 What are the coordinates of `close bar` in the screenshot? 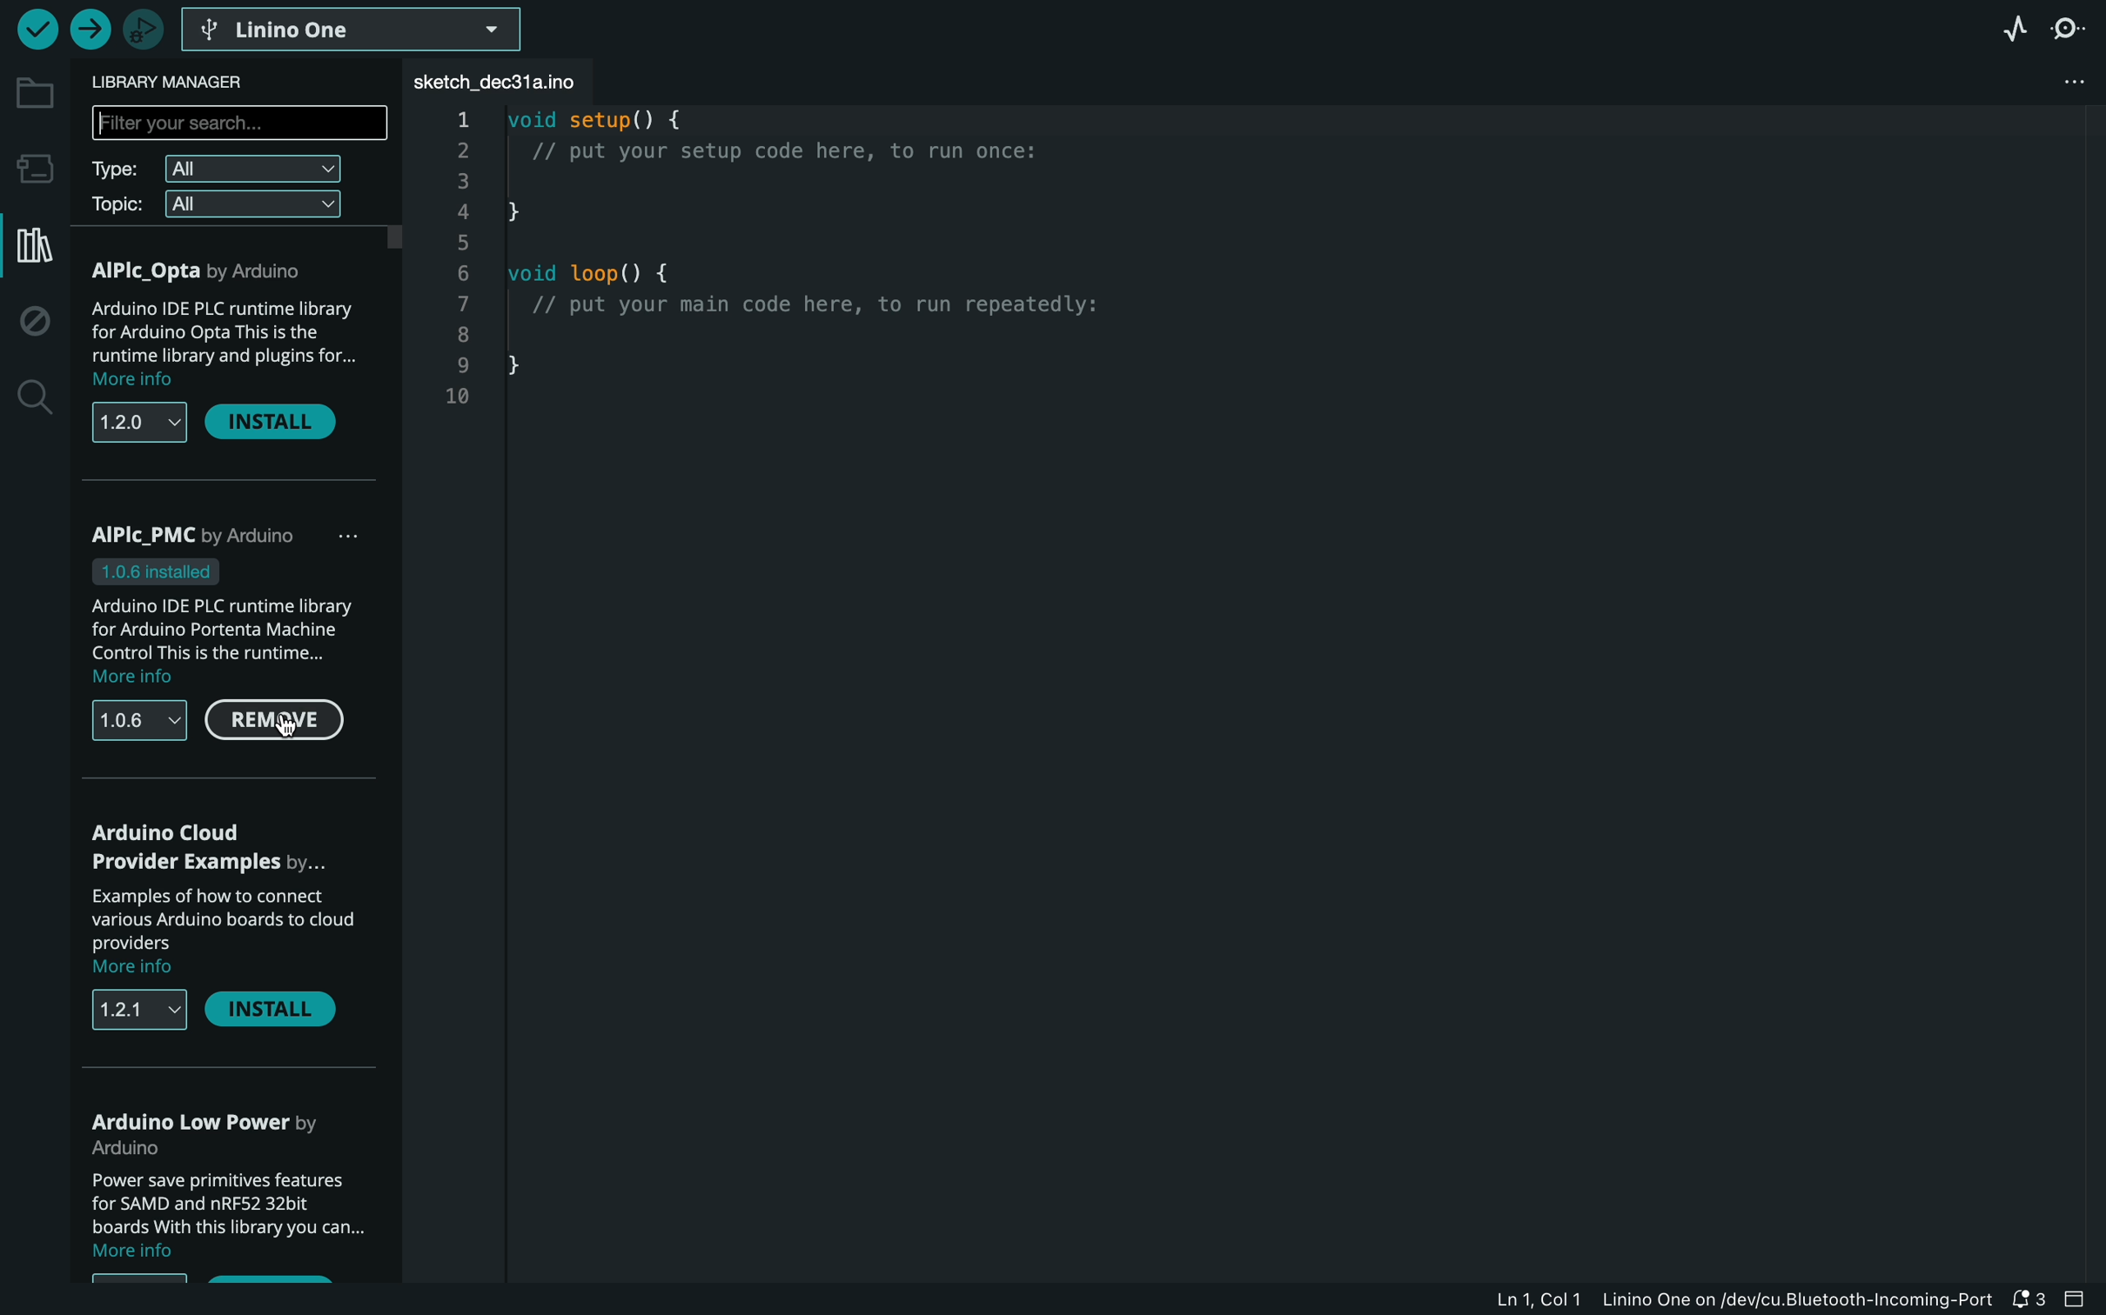 It's located at (2080, 1300).